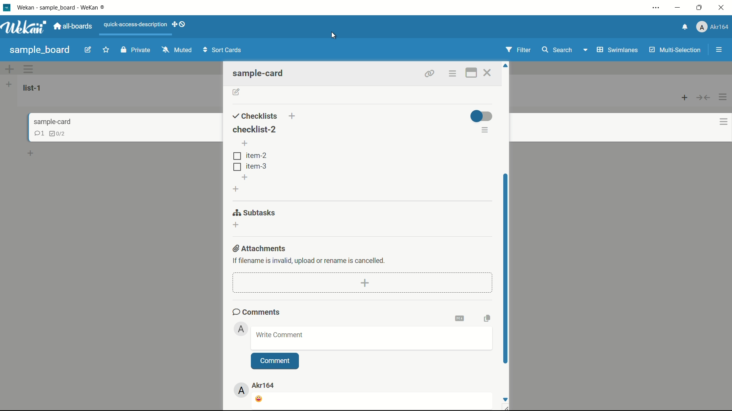  Describe the element at coordinates (265, 385) in the screenshot. I see `username` at that location.